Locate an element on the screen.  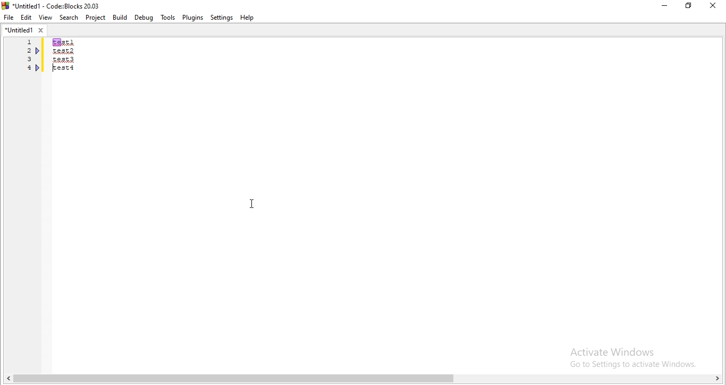
minimize is located at coordinates (663, 6).